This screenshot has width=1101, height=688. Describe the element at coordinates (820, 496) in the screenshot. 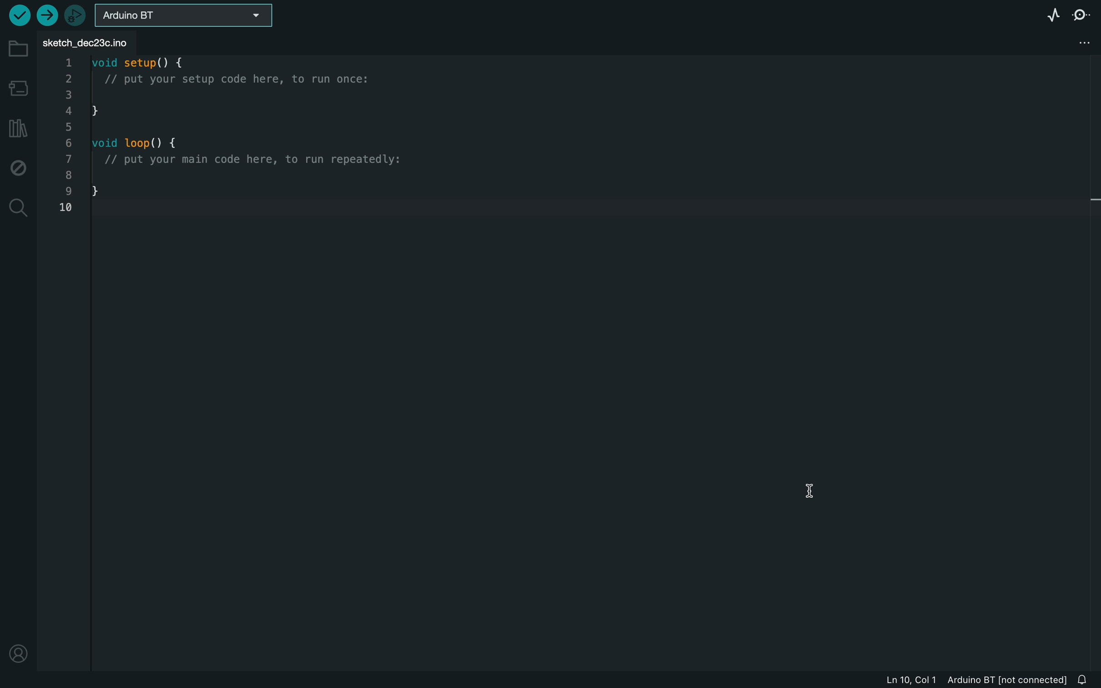

I see `cursor` at that location.